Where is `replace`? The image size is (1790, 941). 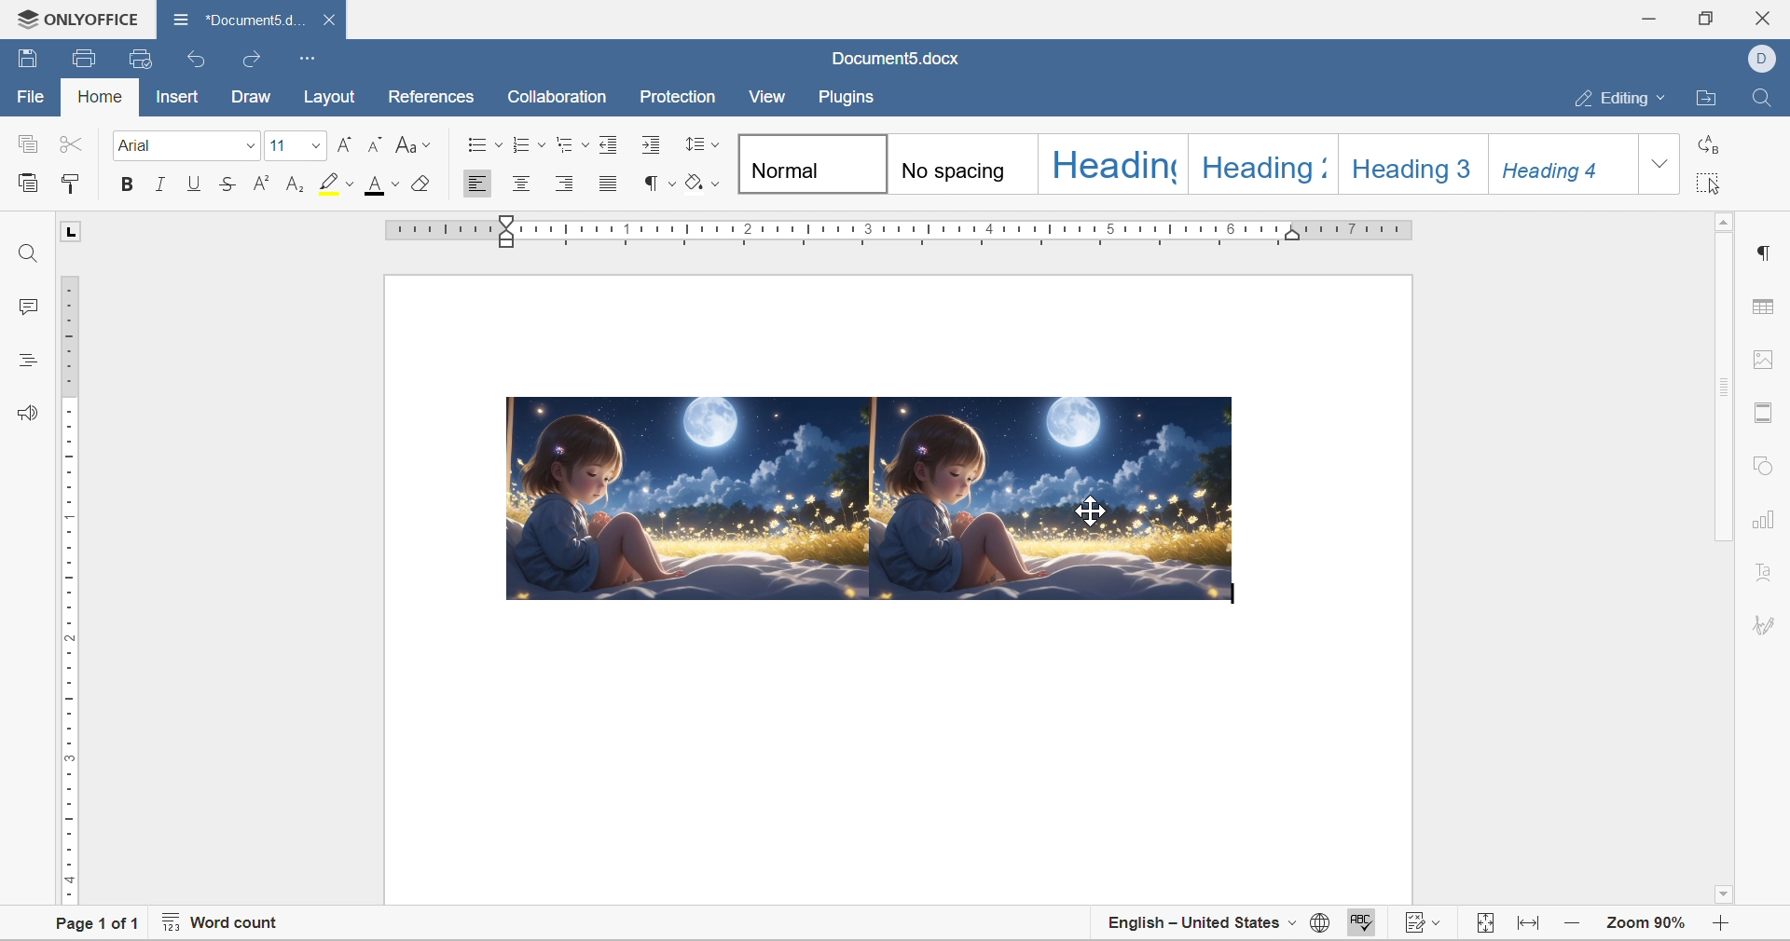
replace is located at coordinates (1706, 142).